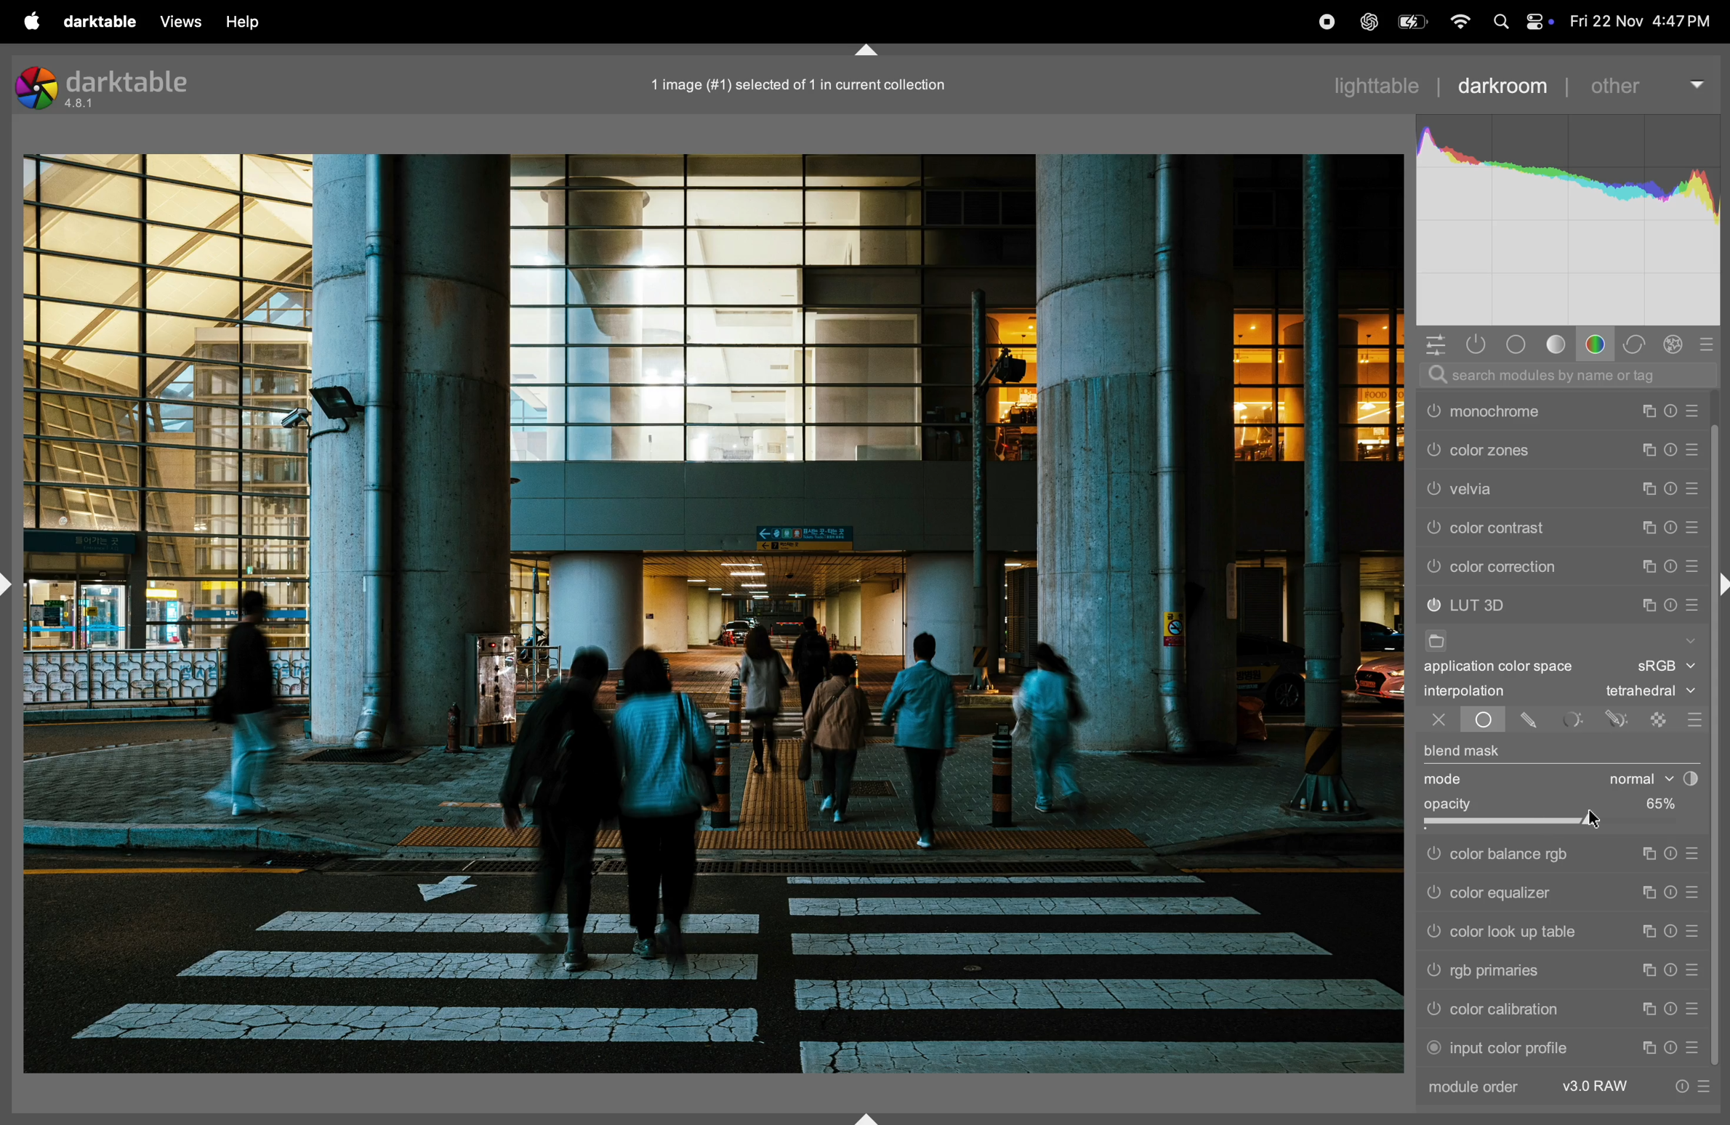 This screenshot has height=1125, width=1730. Describe the element at coordinates (1574, 719) in the screenshot. I see `parametric mask` at that location.